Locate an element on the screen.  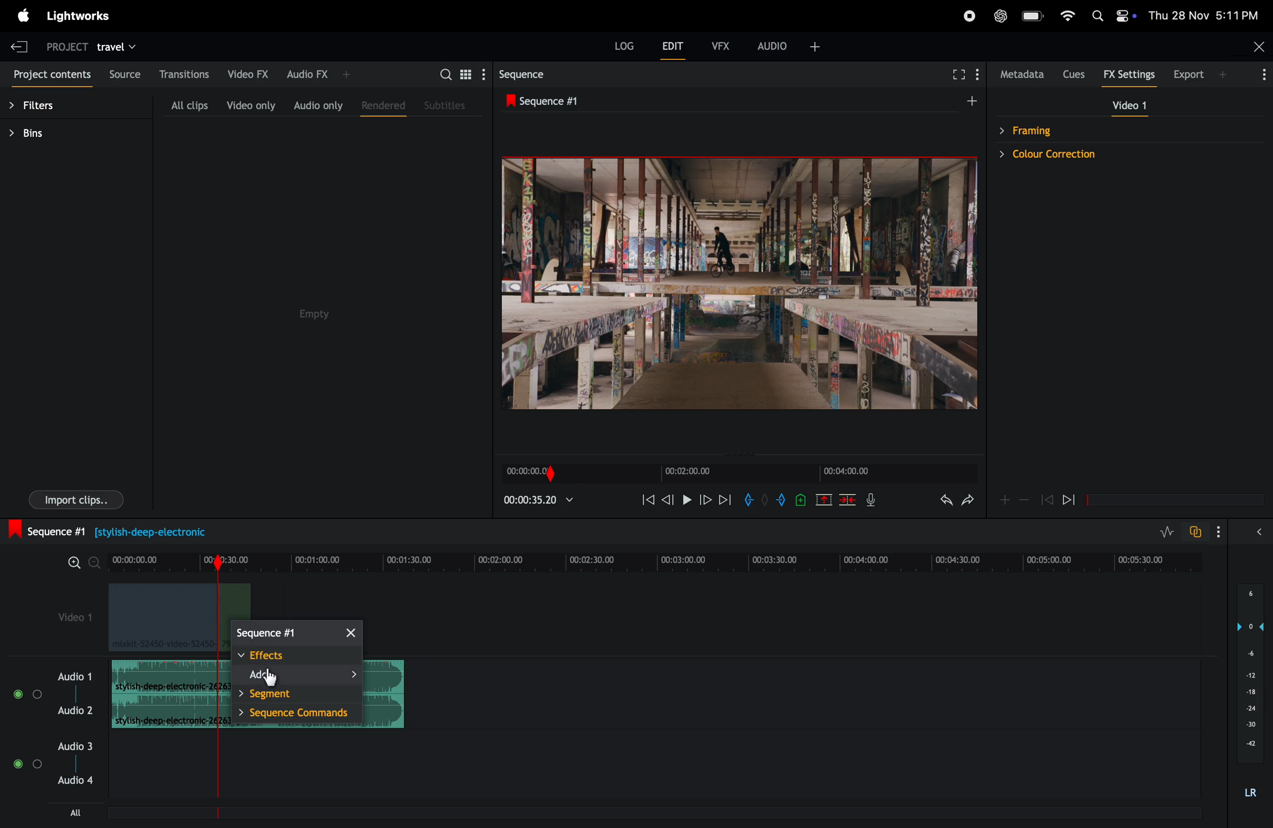
vfx is located at coordinates (721, 45).